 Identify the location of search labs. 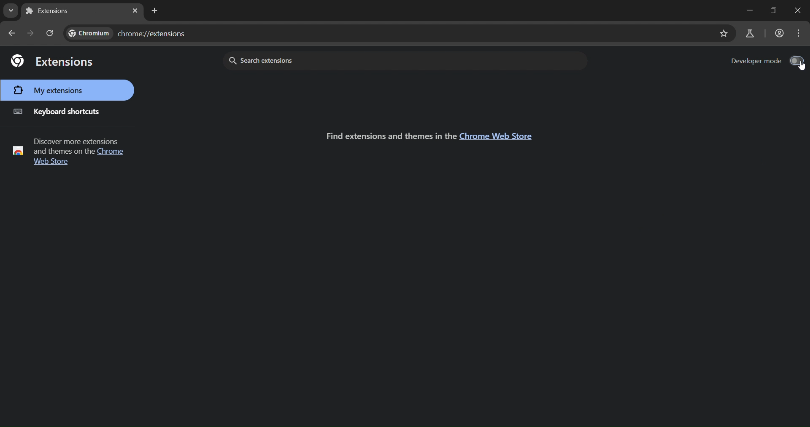
(751, 34).